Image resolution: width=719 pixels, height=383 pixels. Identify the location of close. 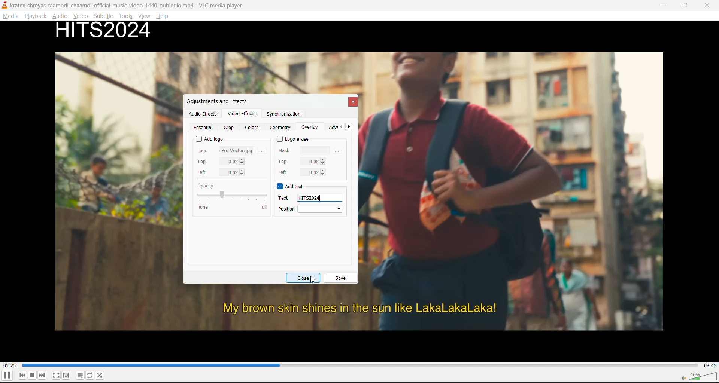
(306, 278).